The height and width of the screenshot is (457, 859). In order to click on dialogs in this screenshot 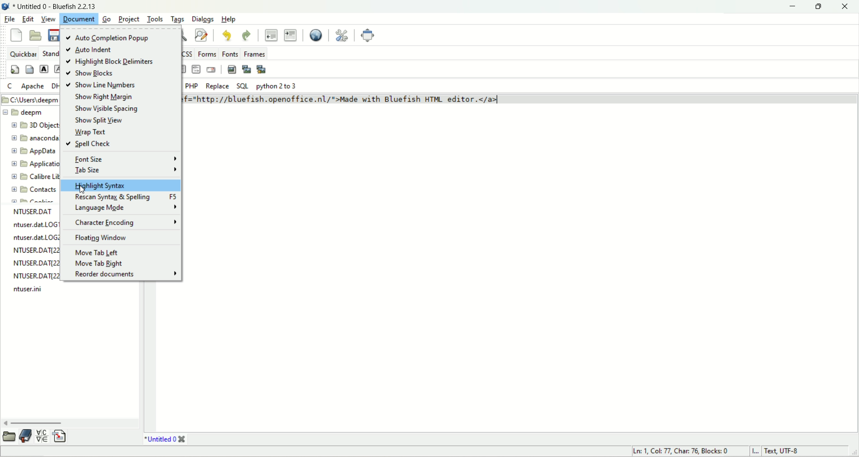, I will do `click(202, 18)`.